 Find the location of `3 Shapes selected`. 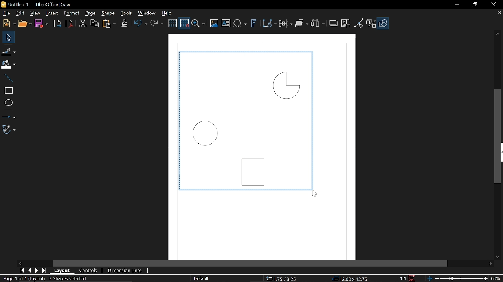

3 Shapes selected is located at coordinates (68, 278).